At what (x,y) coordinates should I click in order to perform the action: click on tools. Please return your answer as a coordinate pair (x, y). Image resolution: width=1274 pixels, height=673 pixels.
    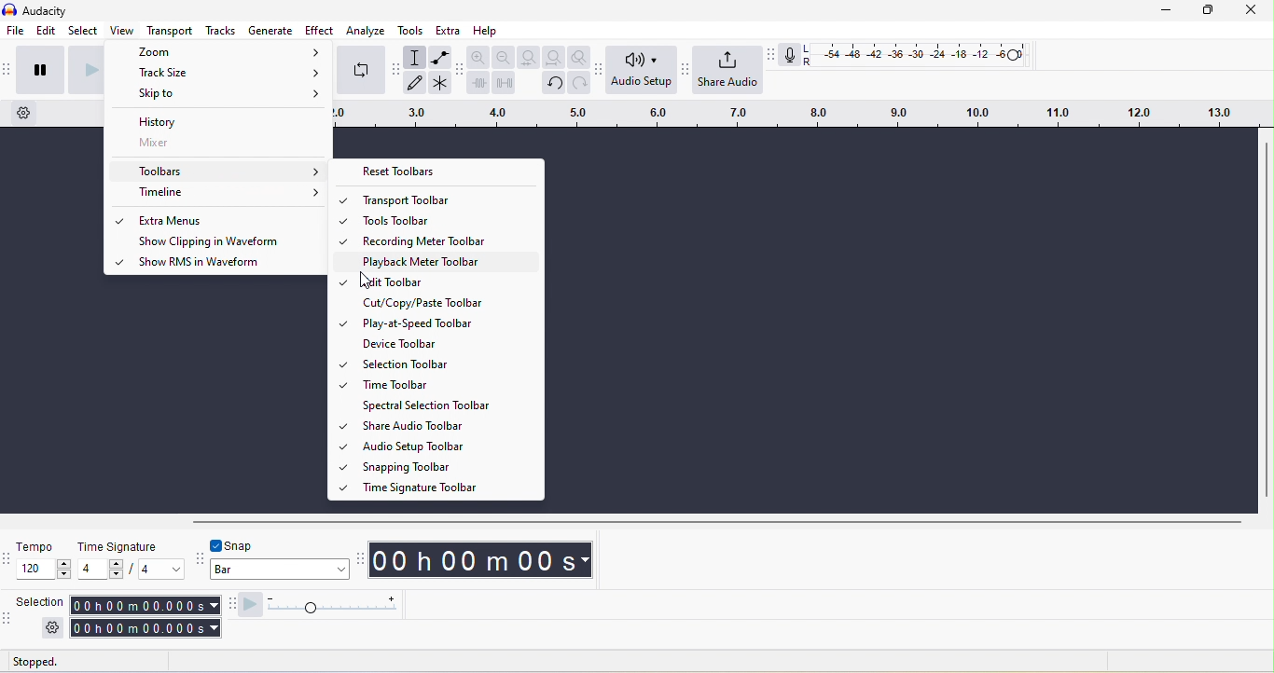
    Looking at the image, I should click on (410, 31).